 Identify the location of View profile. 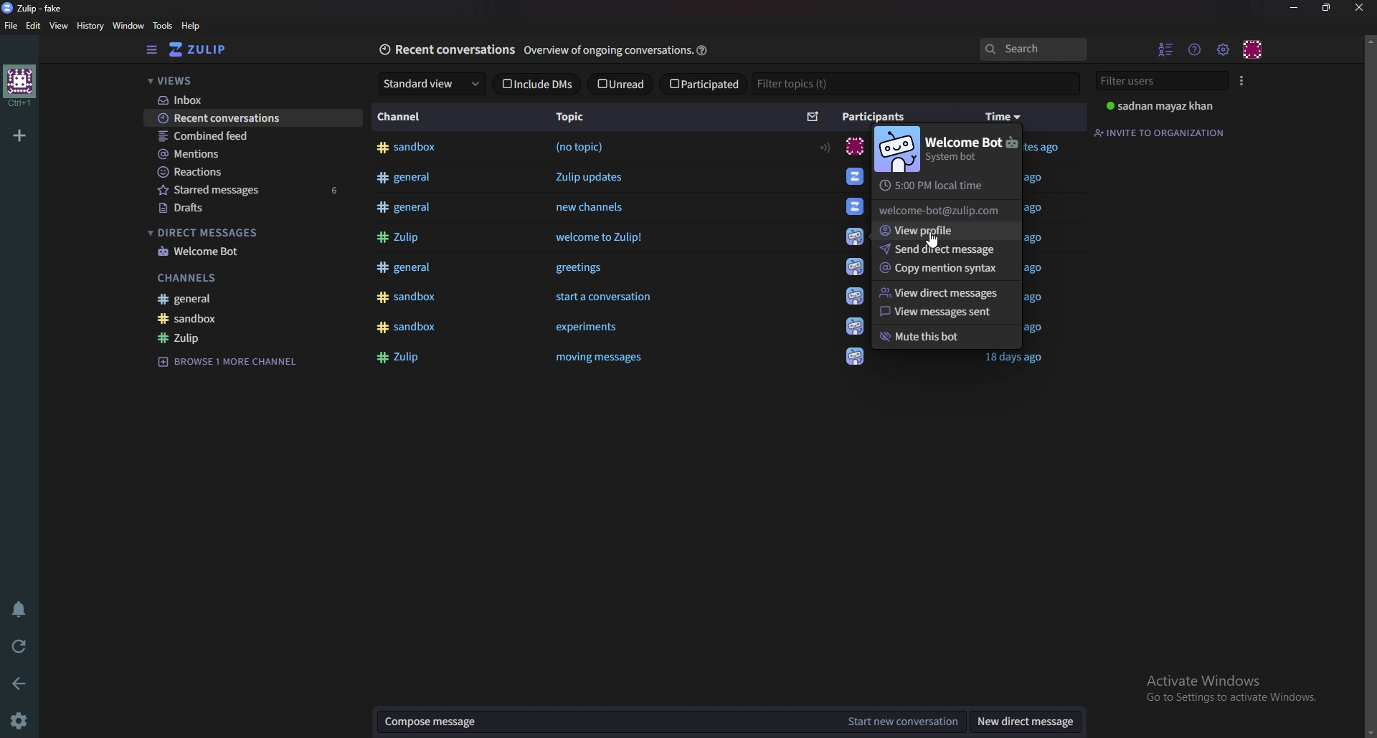
(943, 230).